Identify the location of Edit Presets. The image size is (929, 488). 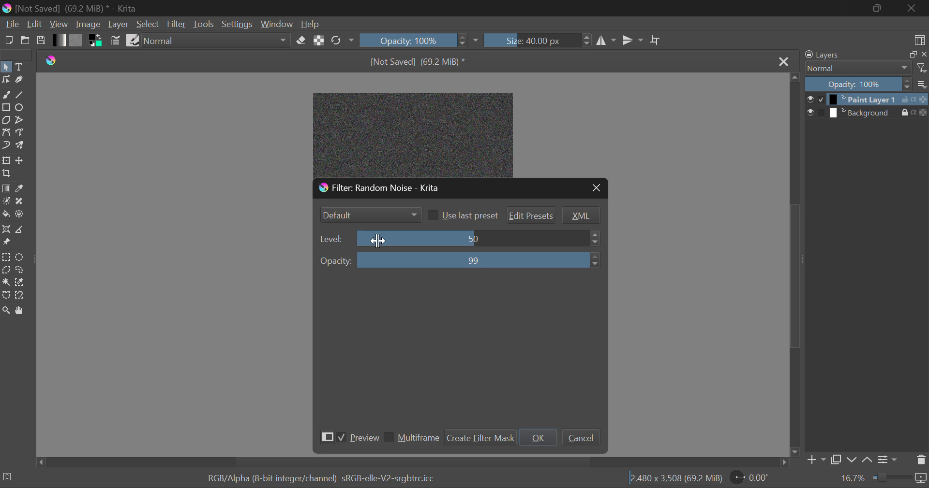
(532, 216).